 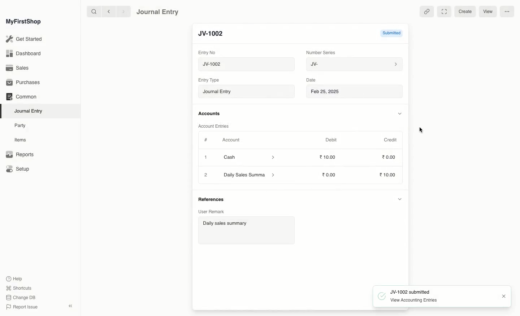 I want to click on Hashtag, so click(x=207, y=140).